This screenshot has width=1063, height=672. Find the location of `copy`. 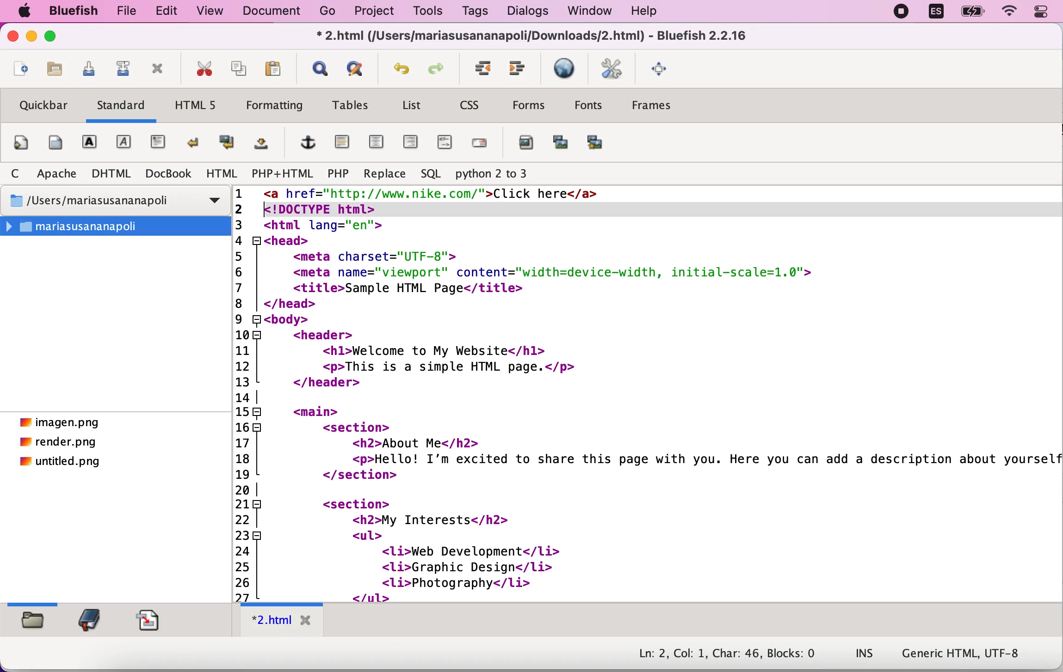

copy is located at coordinates (237, 65).